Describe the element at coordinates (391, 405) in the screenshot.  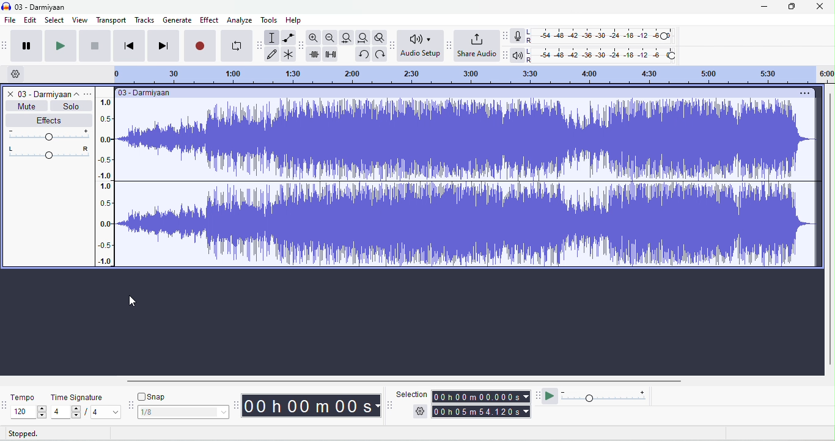
I see `selection tool bar` at that location.